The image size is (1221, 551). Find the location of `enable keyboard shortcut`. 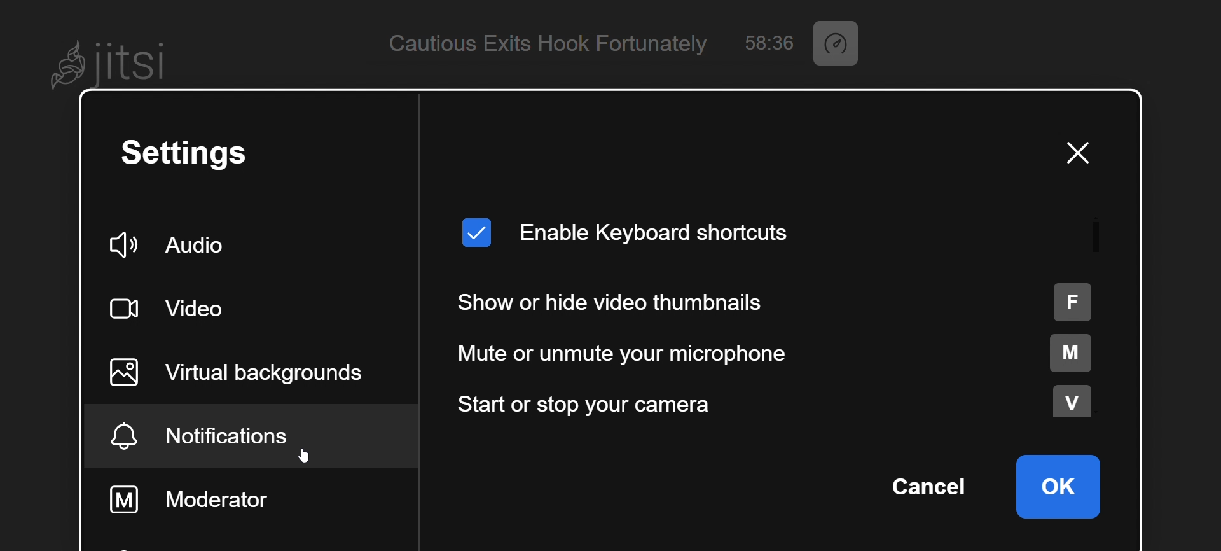

enable keyboard shortcut is located at coordinates (641, 230).